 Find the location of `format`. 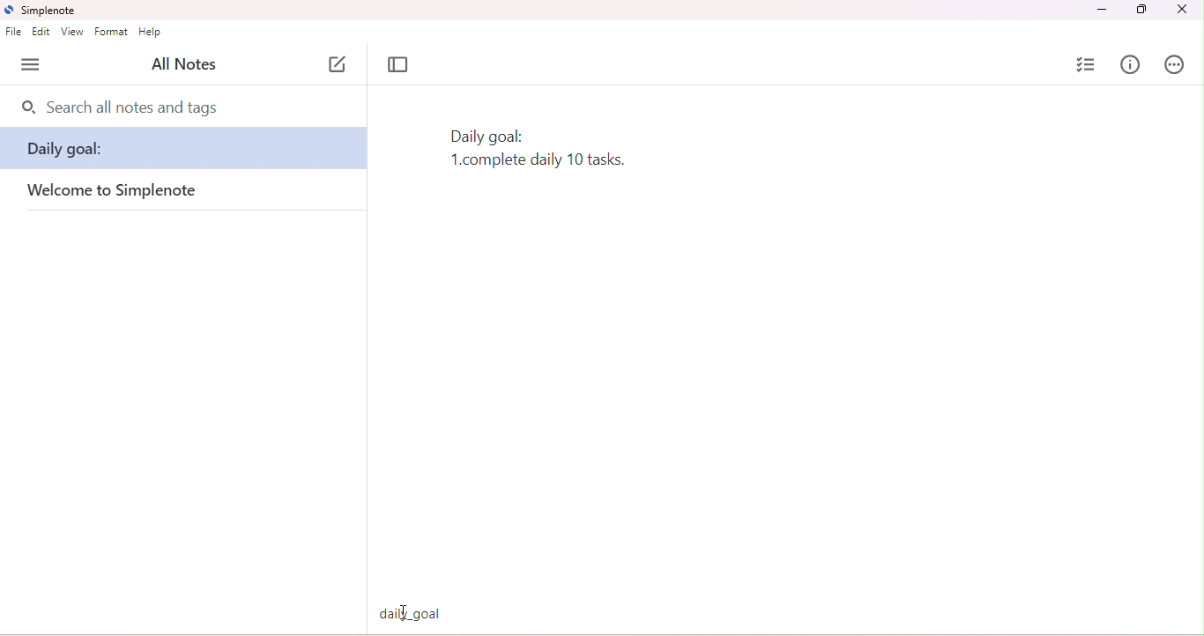

format is located at coordinates (112, 32).